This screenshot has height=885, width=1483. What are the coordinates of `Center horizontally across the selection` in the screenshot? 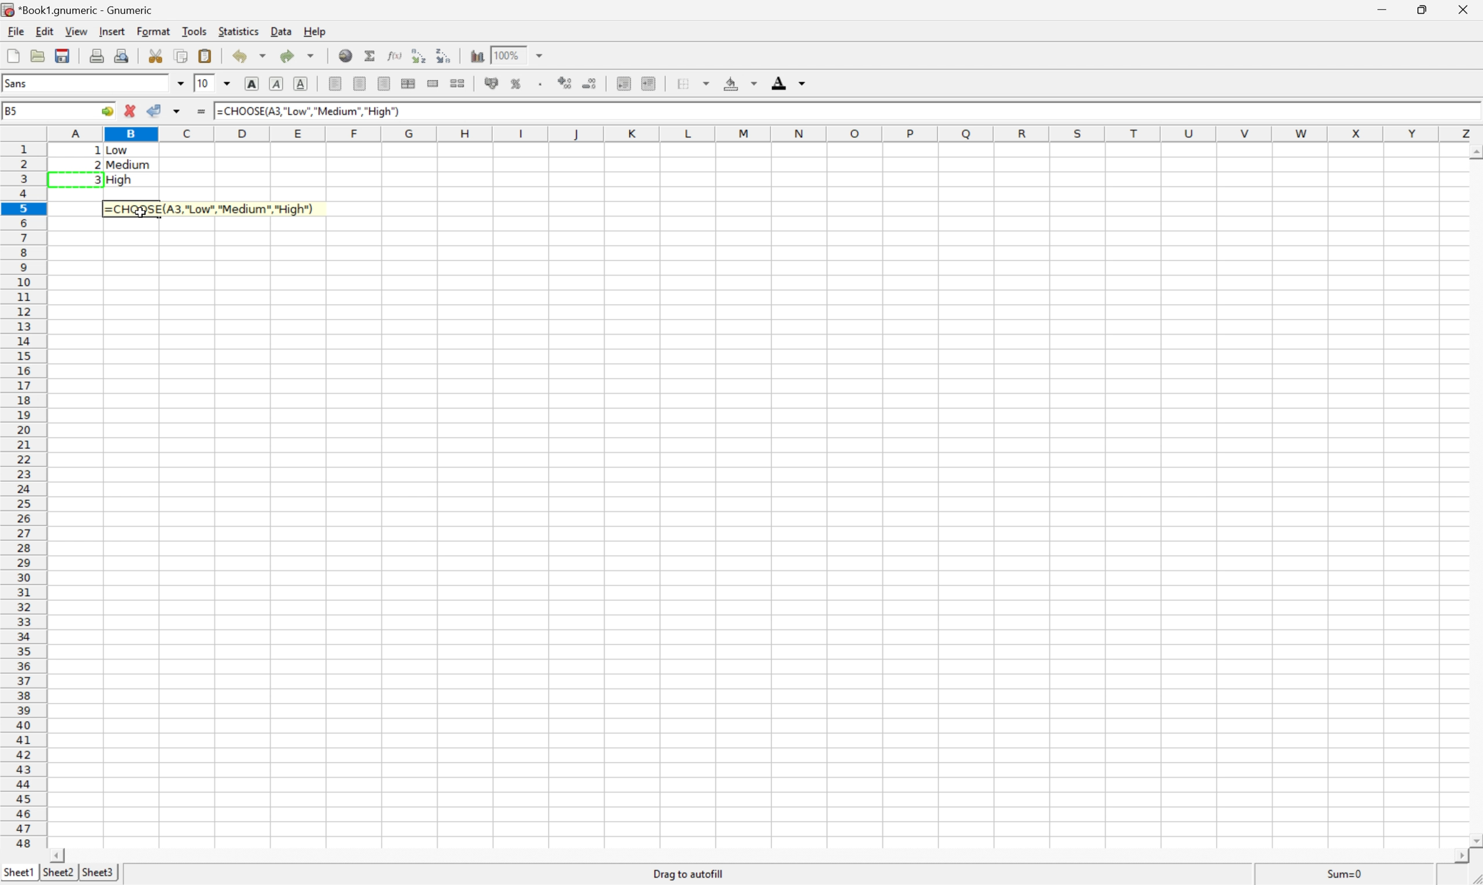 It's located at (407, 82).